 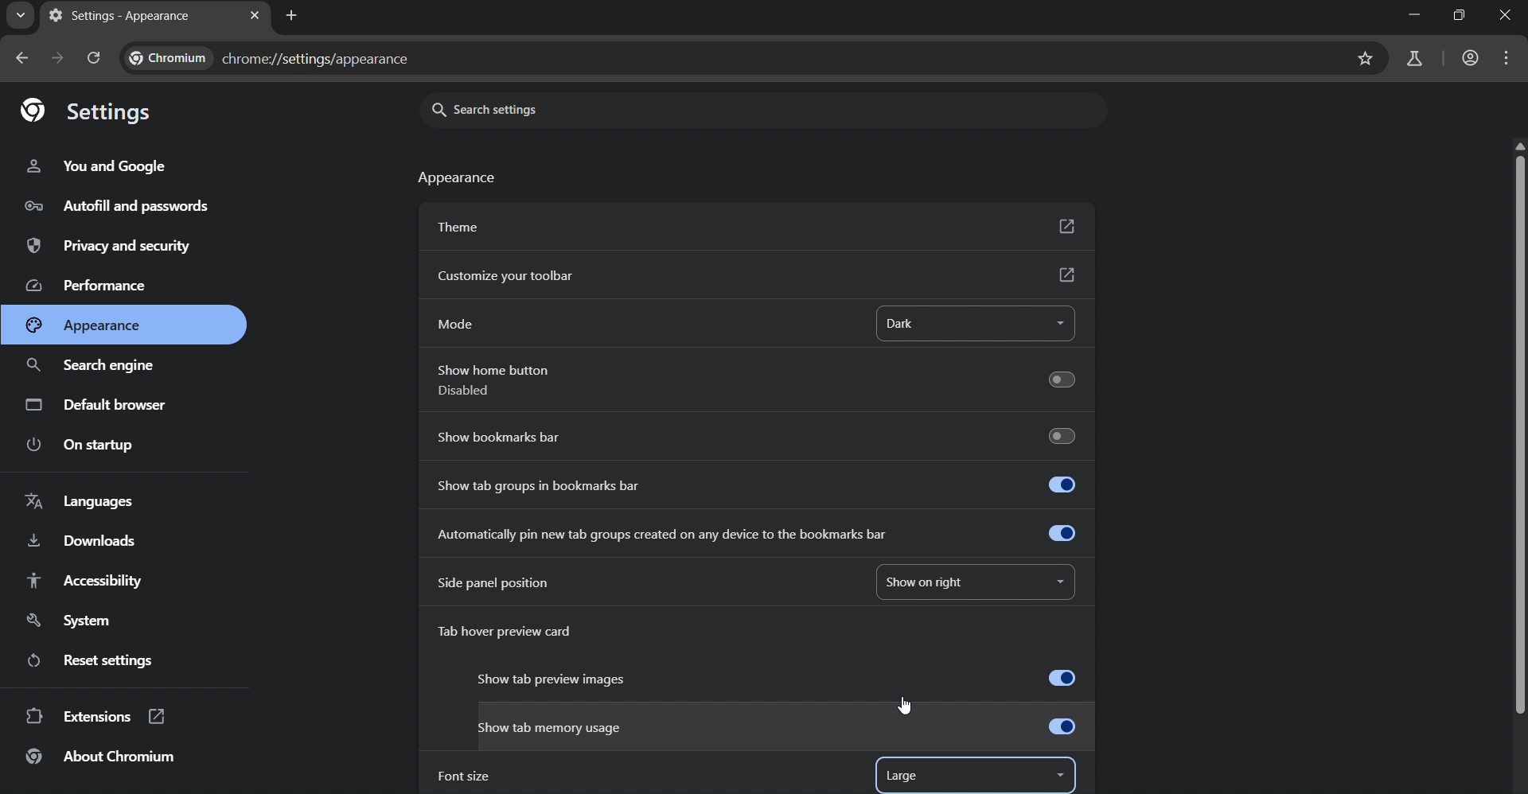 What do you see at coordinates (104, 164) in the screenshot?
I see `you & google` at bounding box center [104, 164].